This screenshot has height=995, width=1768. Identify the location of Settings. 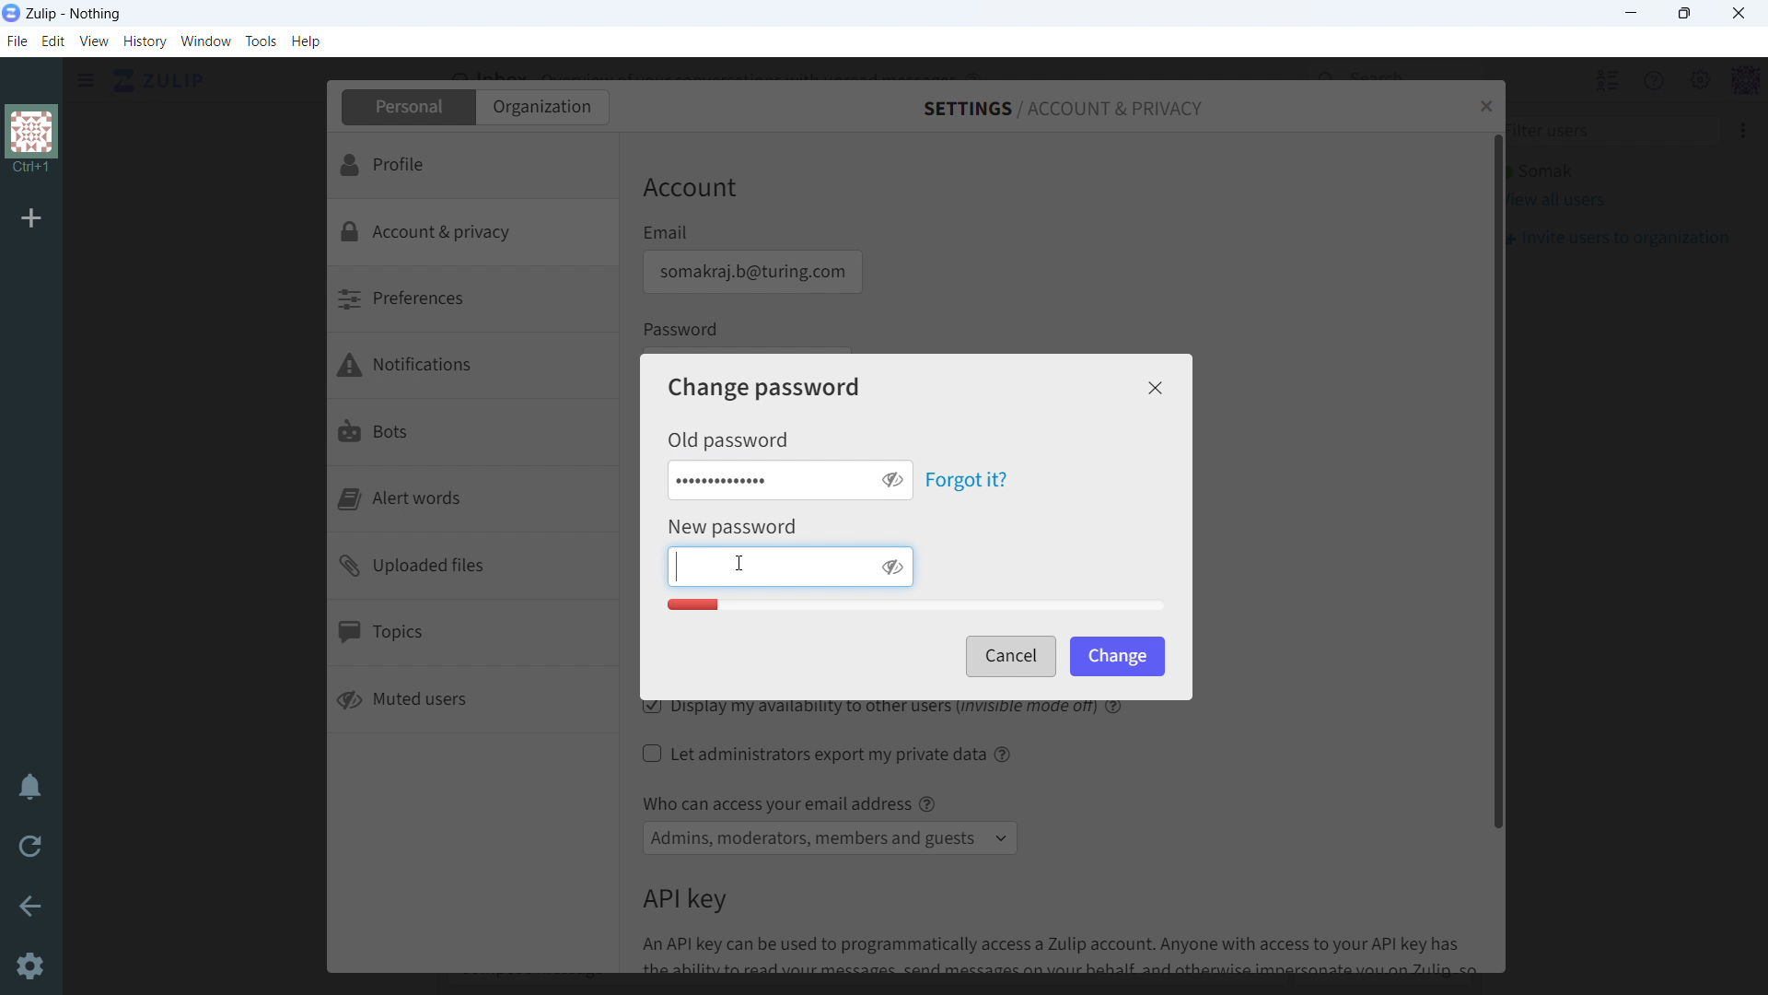
(31, 966).